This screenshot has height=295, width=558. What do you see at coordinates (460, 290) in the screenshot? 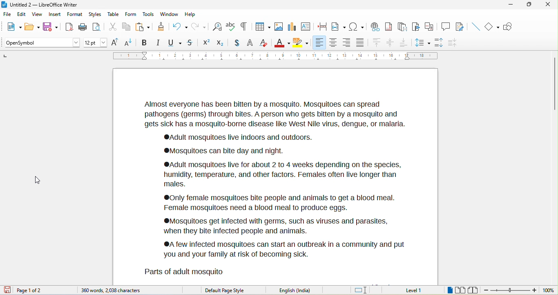
I see `multiple page view` at bounding box center [460, 290].